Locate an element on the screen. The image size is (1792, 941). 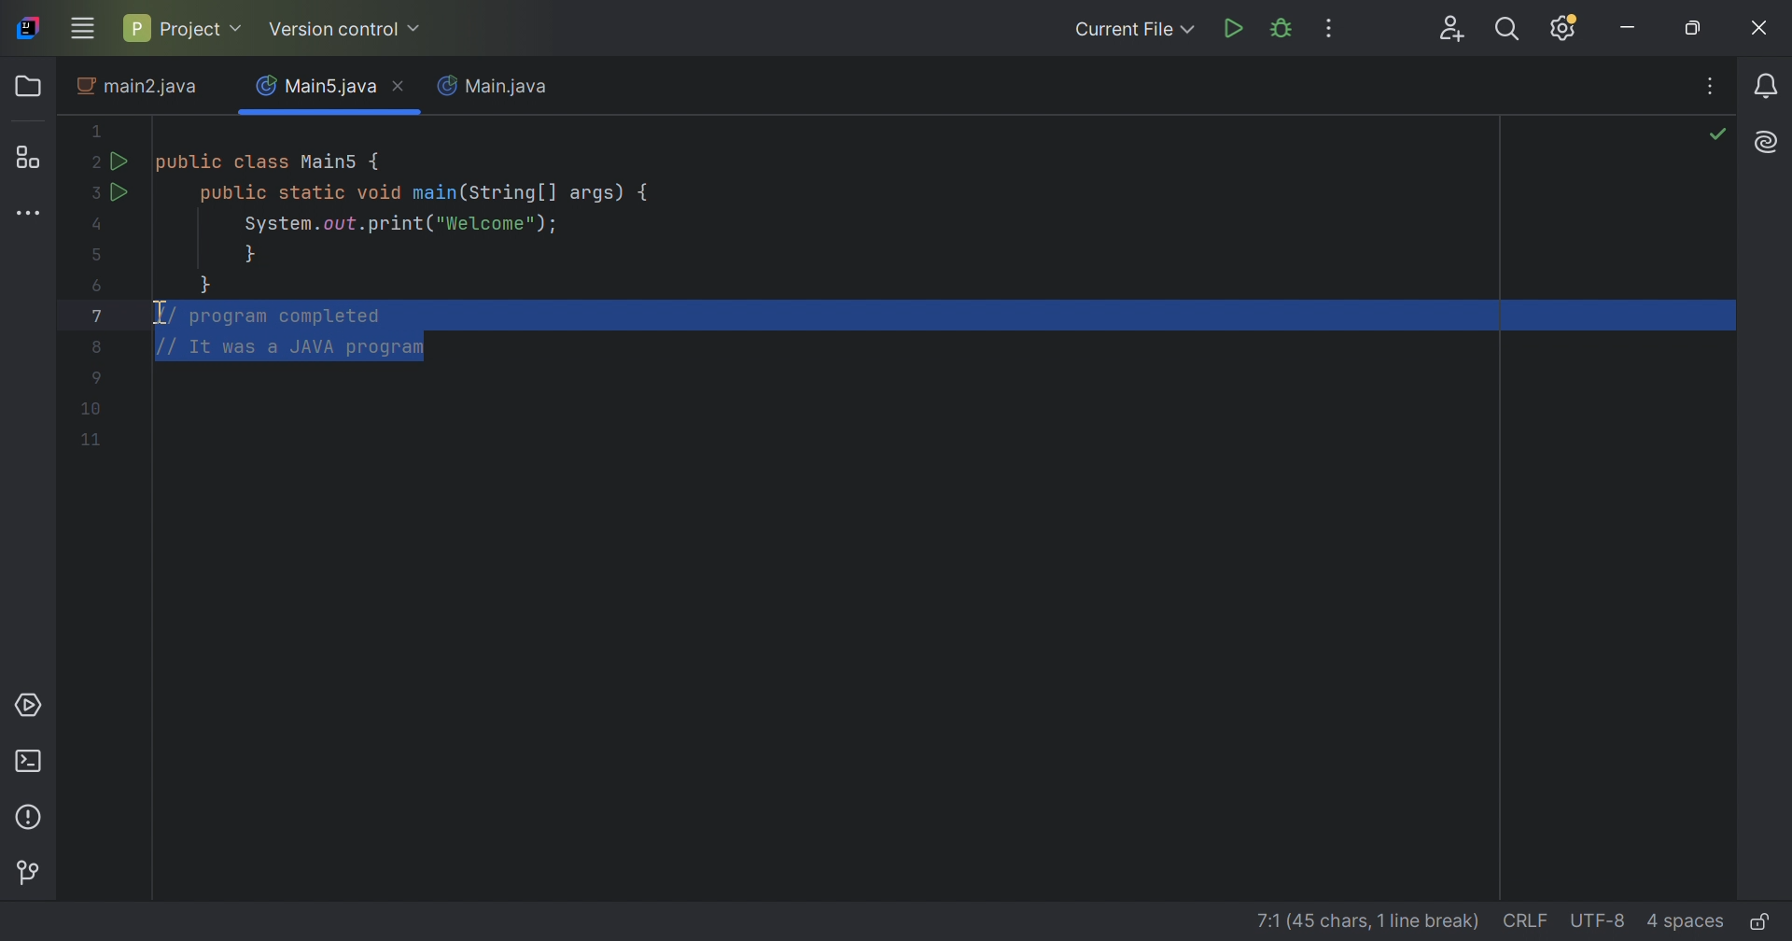
No problems found is located at coordinates (1720, 137).